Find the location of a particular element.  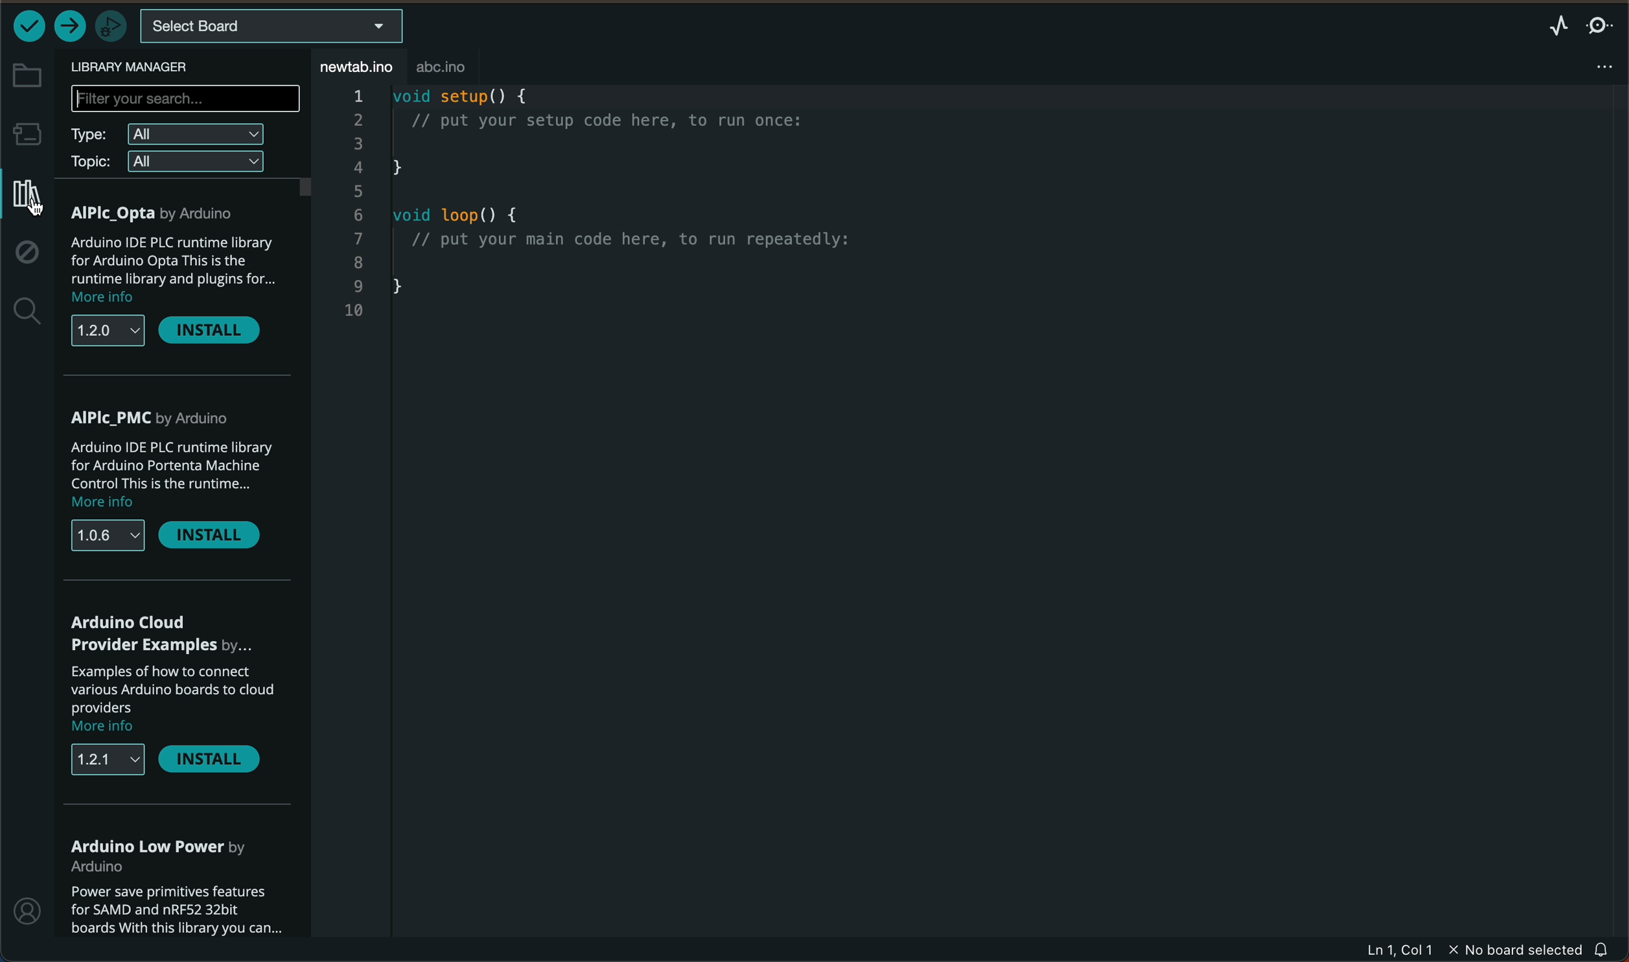

file setting is located at coordinates (1595, 65).